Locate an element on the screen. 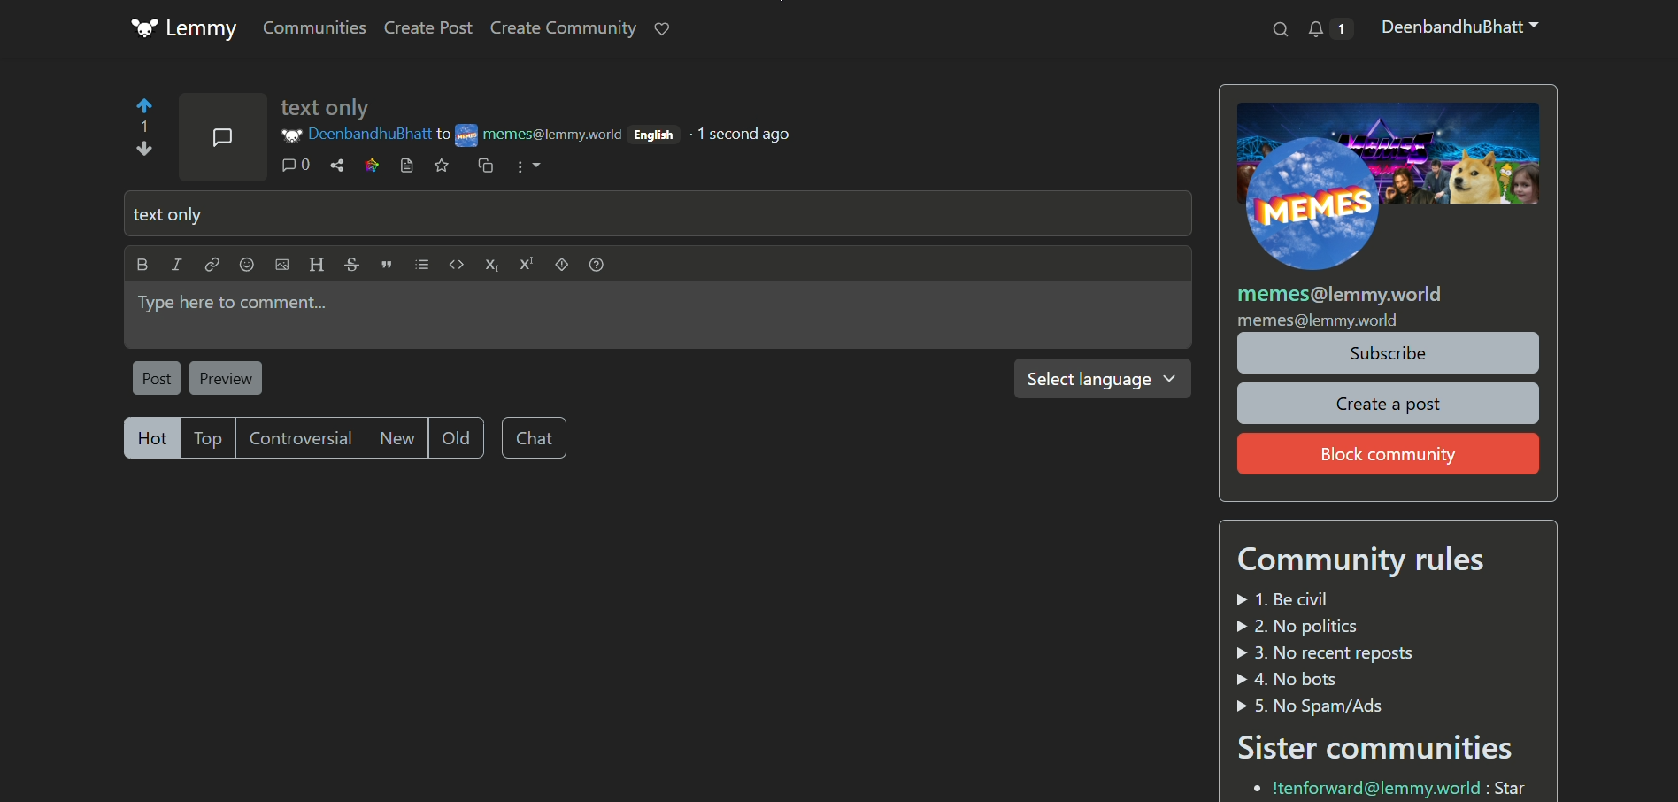 This screenshot has height=802, width=1678. block a community is located at coordinates (1389, 453).